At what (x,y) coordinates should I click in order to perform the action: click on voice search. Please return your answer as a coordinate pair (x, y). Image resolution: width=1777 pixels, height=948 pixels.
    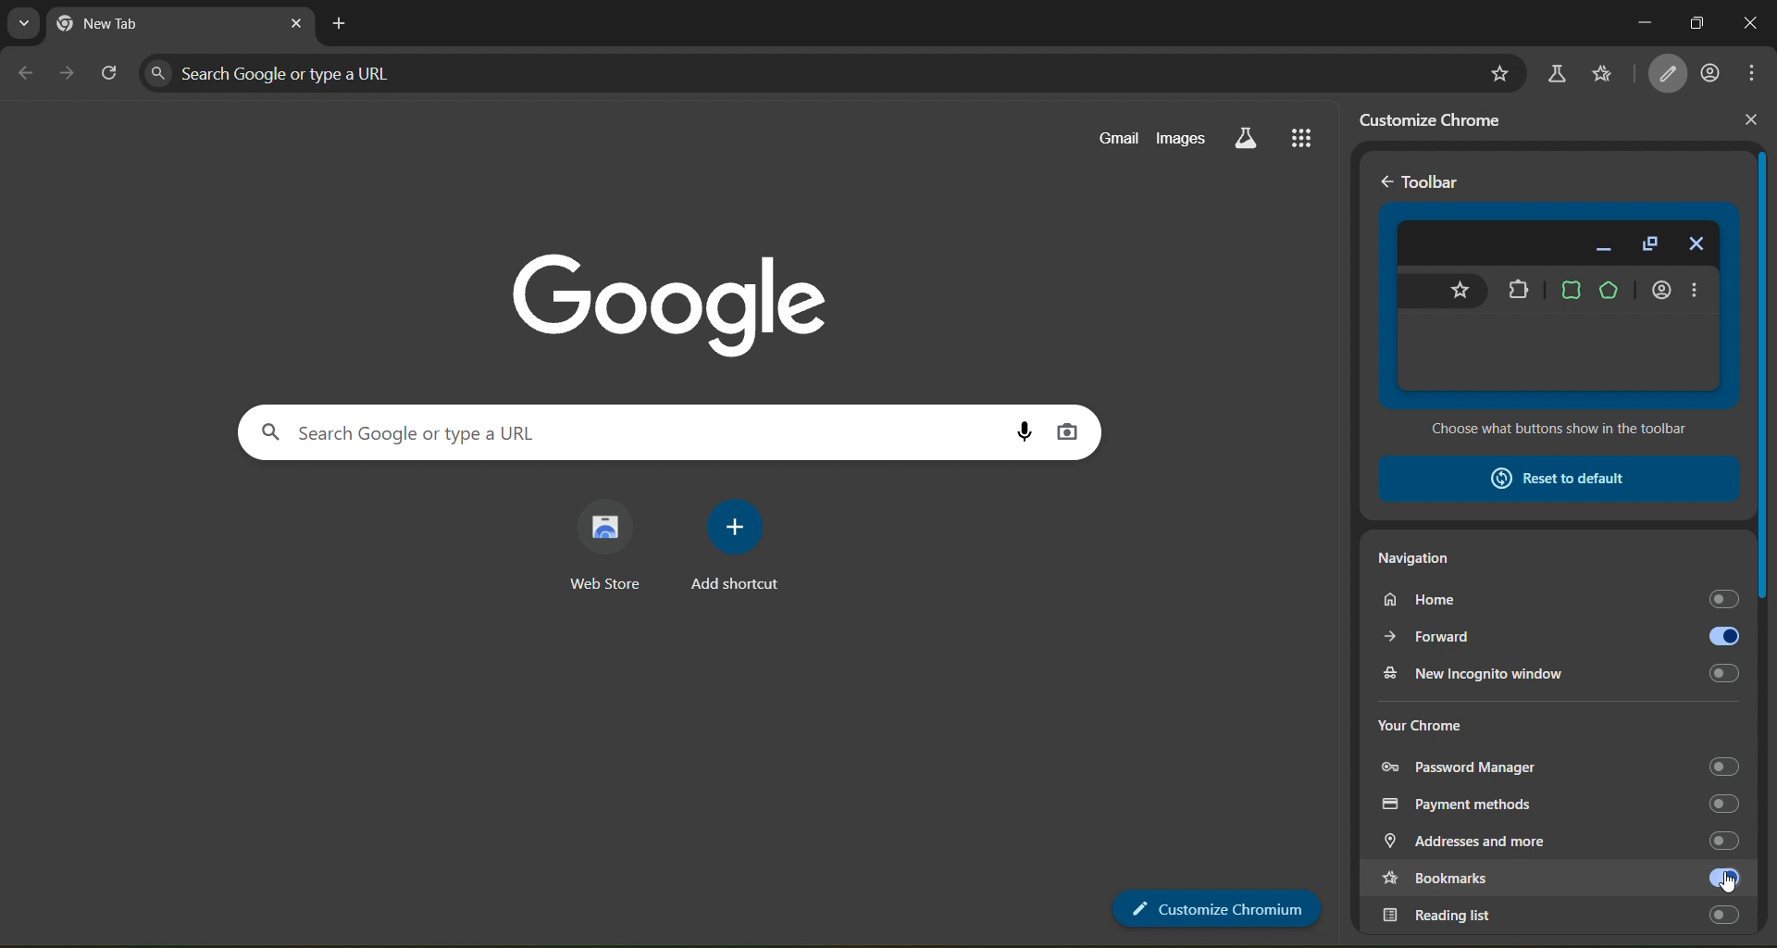
    Looking at the image, I should click on (1021, 427).